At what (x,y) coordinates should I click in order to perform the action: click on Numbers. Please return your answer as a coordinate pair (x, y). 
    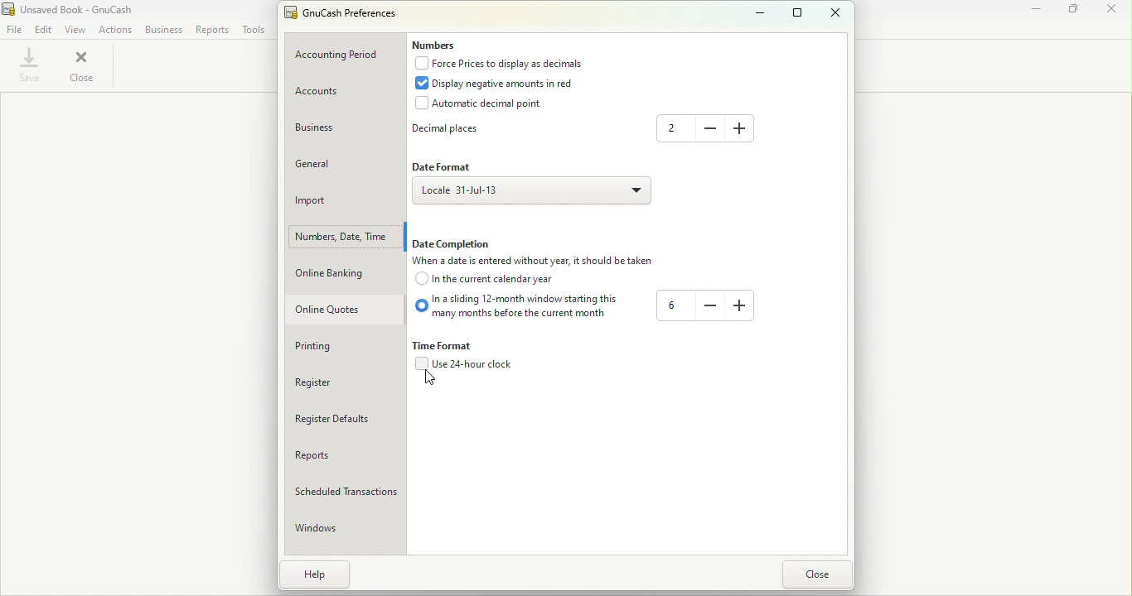
    Looking at the image, I should click on (438, 42).